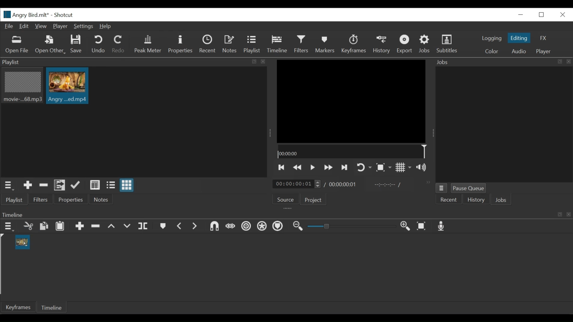 Image resolution: width=573 pixels, height=322 pixels. I want to click on minimize, so click(520, 15).